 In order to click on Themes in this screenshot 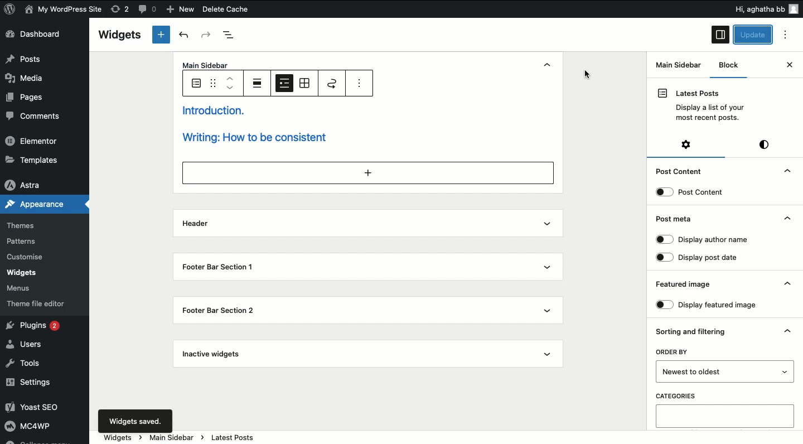, I will do `click(30, 225)`.